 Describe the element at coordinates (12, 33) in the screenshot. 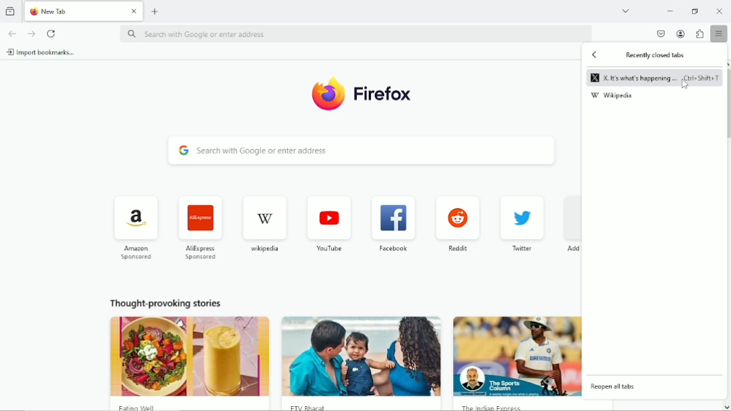

I see `go back` at that location.